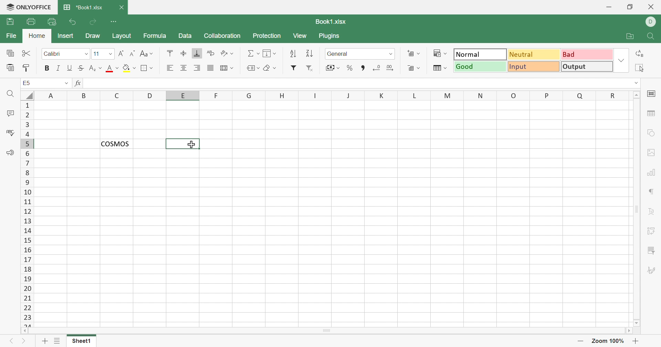 This screenshot has height=347, width=661. Describe the element at coordinates (227, 67) in the screenshot. I see `Merge and center` at that location.